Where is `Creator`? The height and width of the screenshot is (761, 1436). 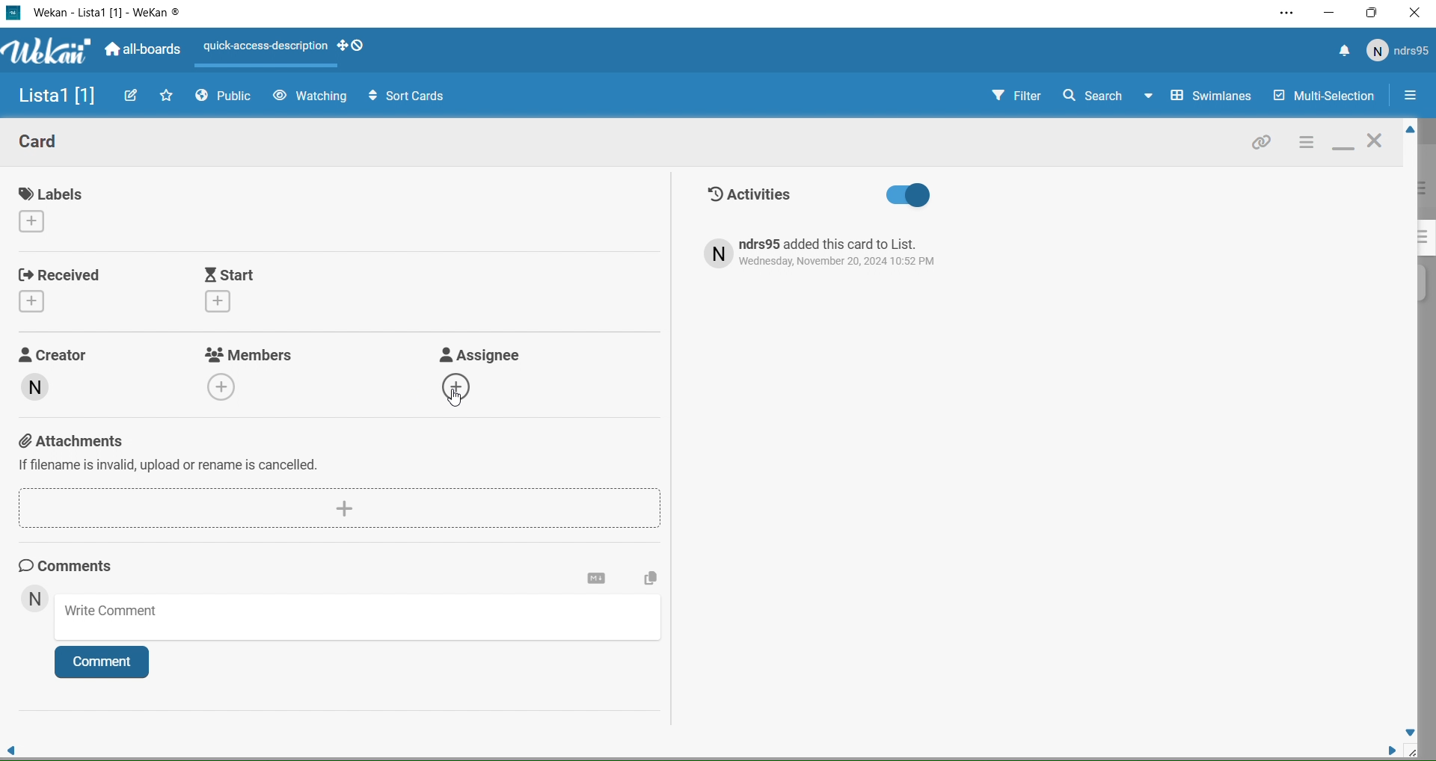
Creator is located at coordinates (70, 382).